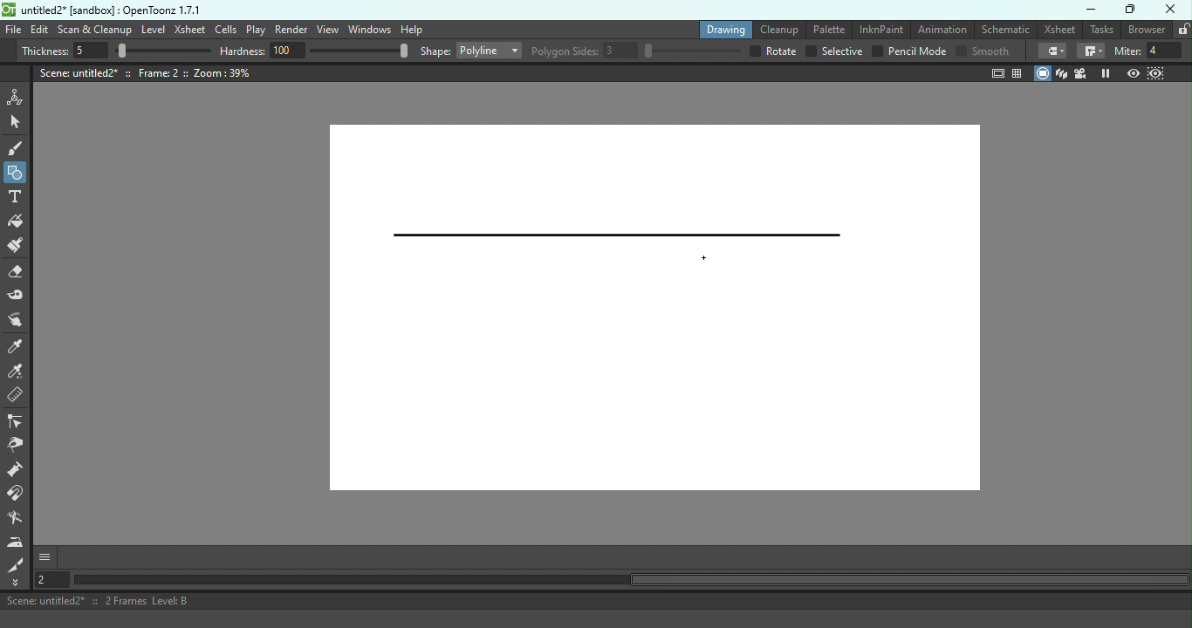 This screenshot has height=628, width=1192. Describe the element at coordinates (1152, 51) in the screenshot. I see `Miter` at that location.